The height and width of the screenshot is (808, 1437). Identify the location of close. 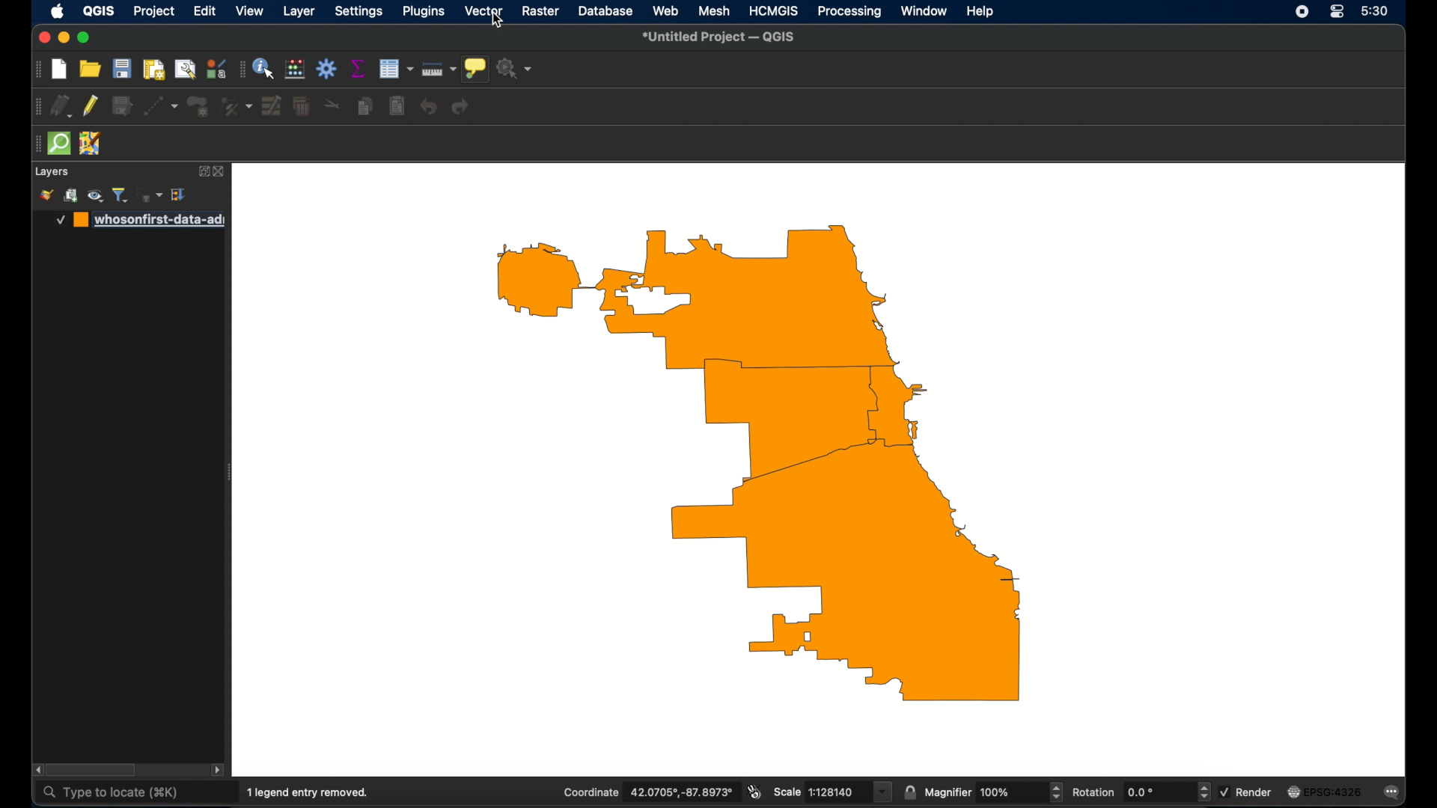
(43, 38).